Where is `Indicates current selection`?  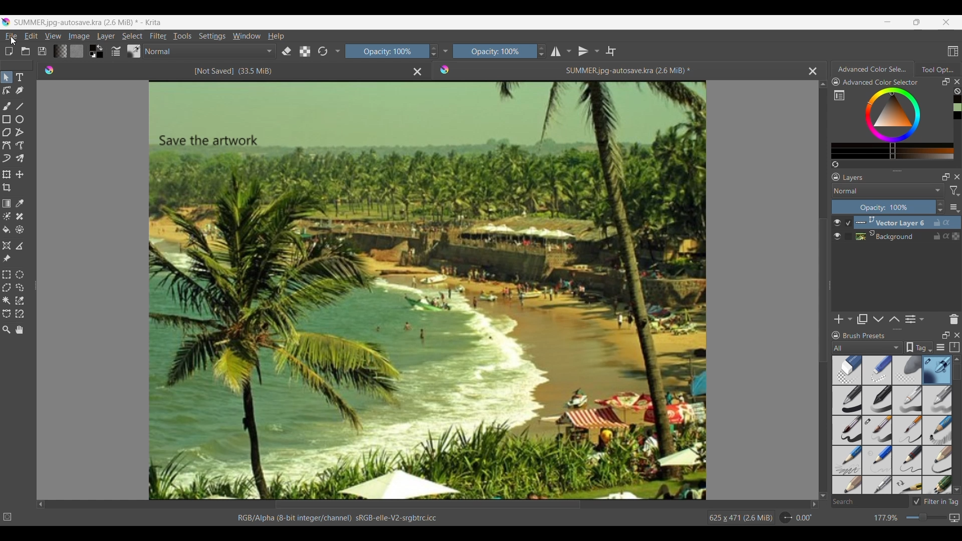
Indicates current selection is located at coordinates (848, 229).